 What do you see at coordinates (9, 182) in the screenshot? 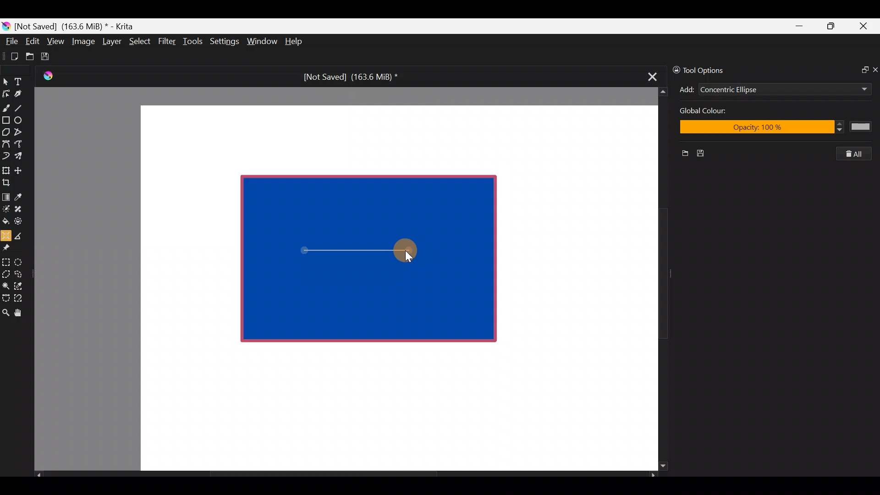
I see `Crop the image to an area` at bounding box center [9, 182].